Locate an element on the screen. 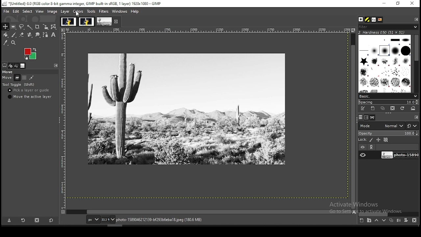 The height and width of the screenshot is (237, 421). move layers is located at coordinates (17, 77).